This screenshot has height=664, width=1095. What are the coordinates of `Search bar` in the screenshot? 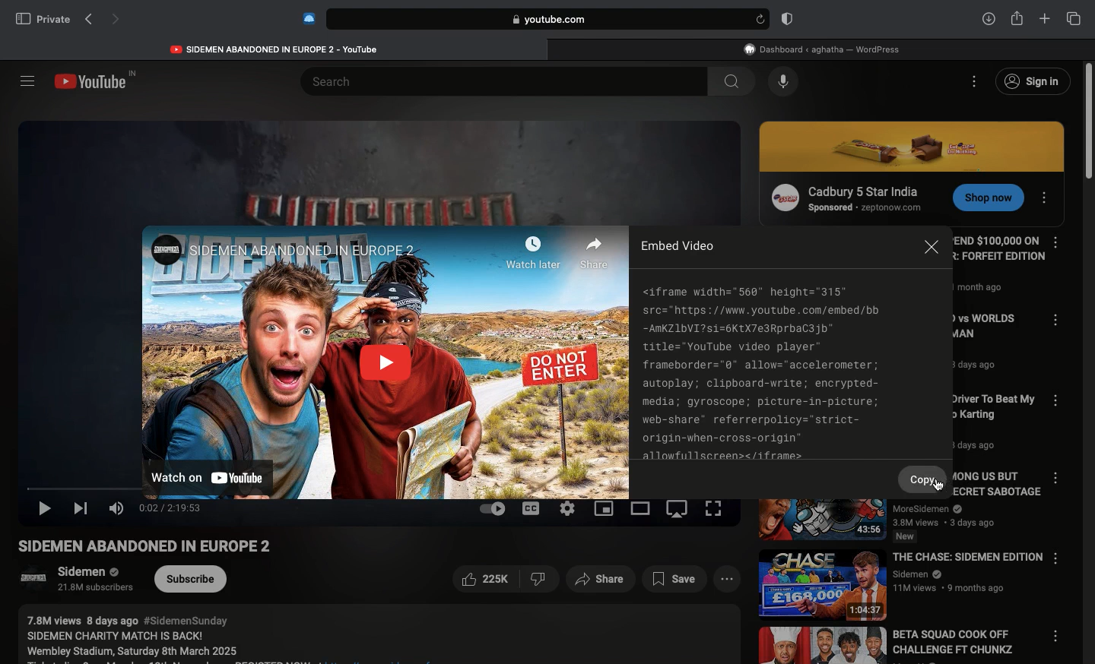 It's located at (490, 81).